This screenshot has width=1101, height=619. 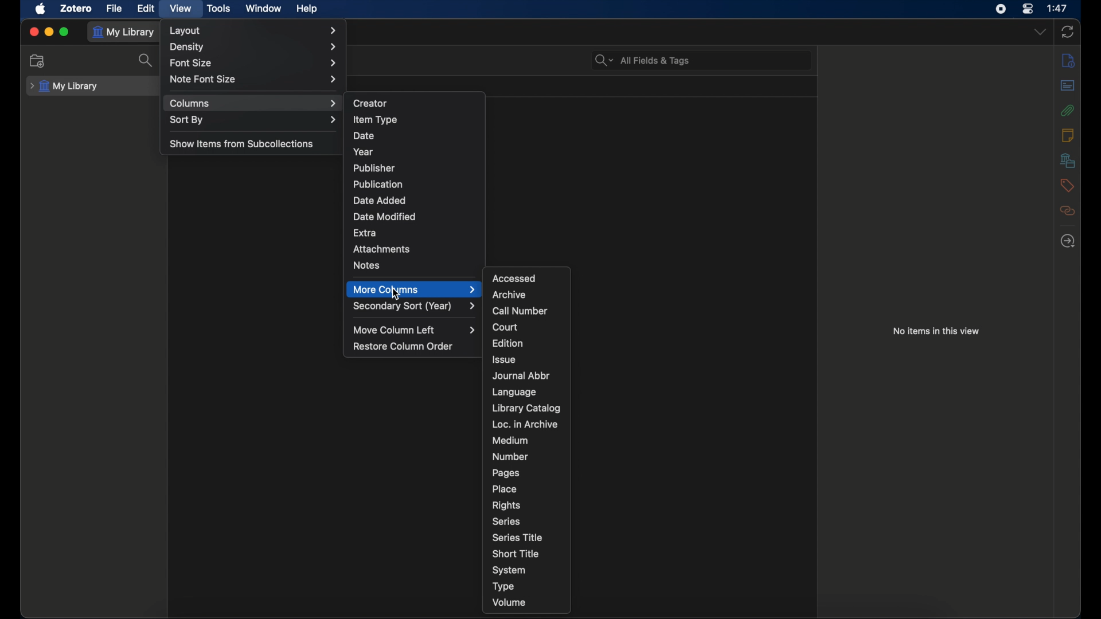 What do you see at coordinates (386, 216) in the screenshot?
I see `date modified` at bounding box center [386, 216].